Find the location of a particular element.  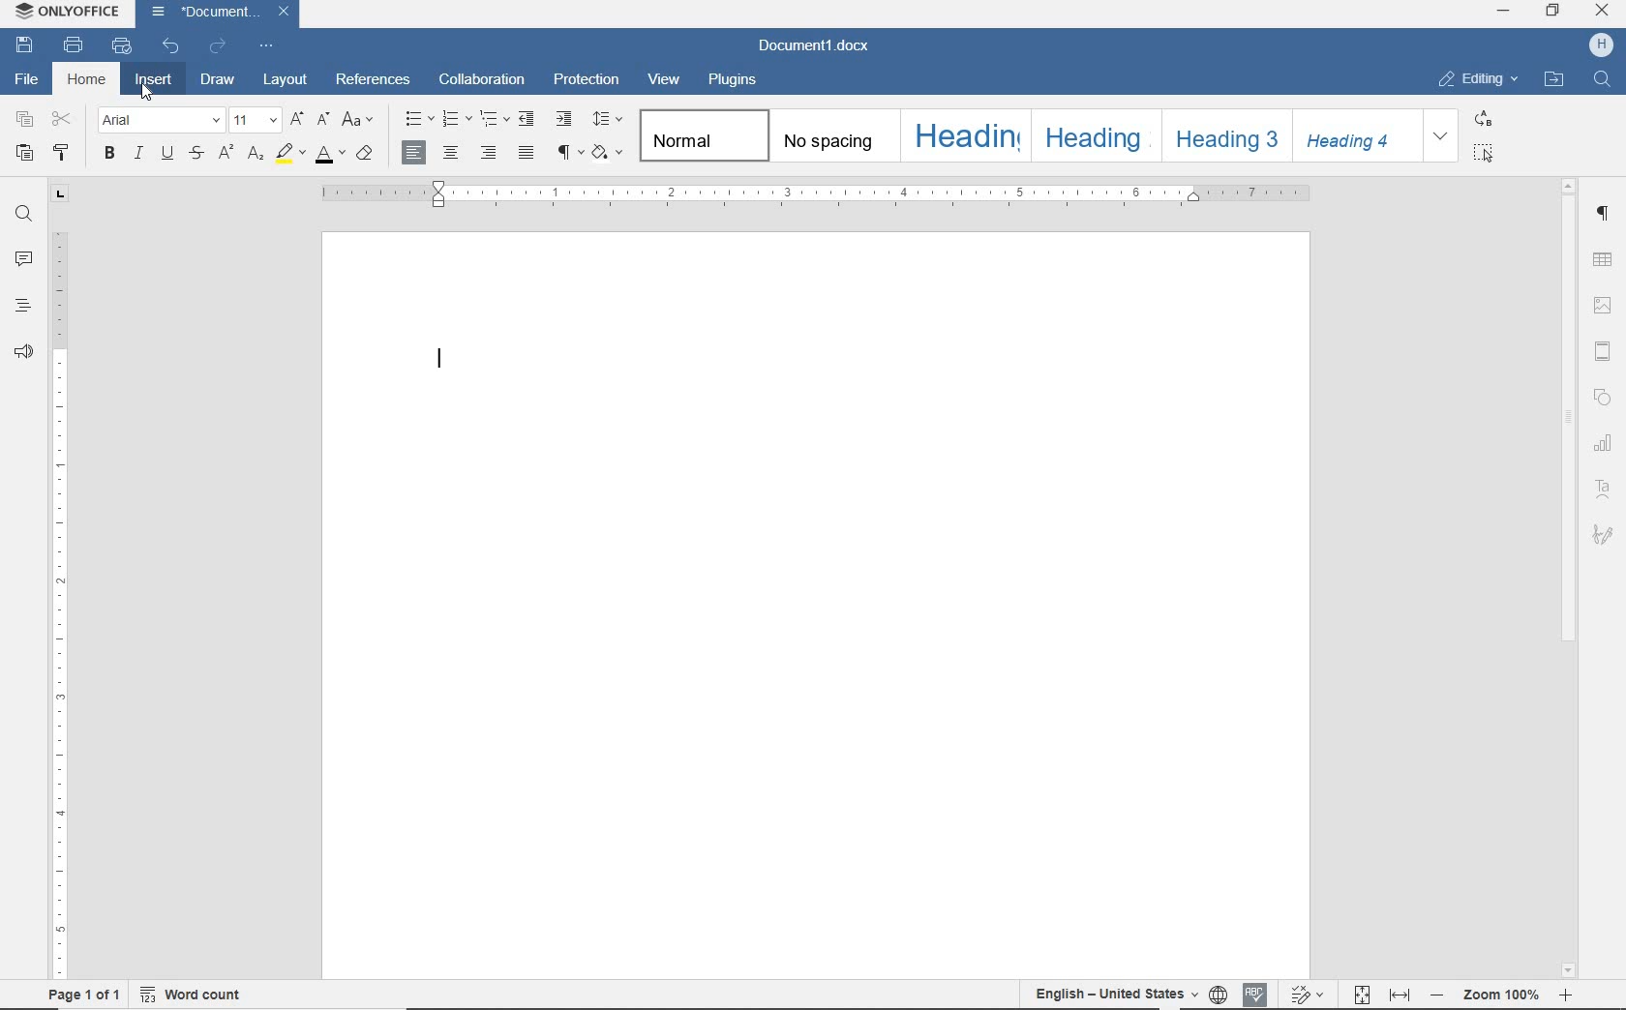

nonprinting characters is located at coordinates (567, 153).